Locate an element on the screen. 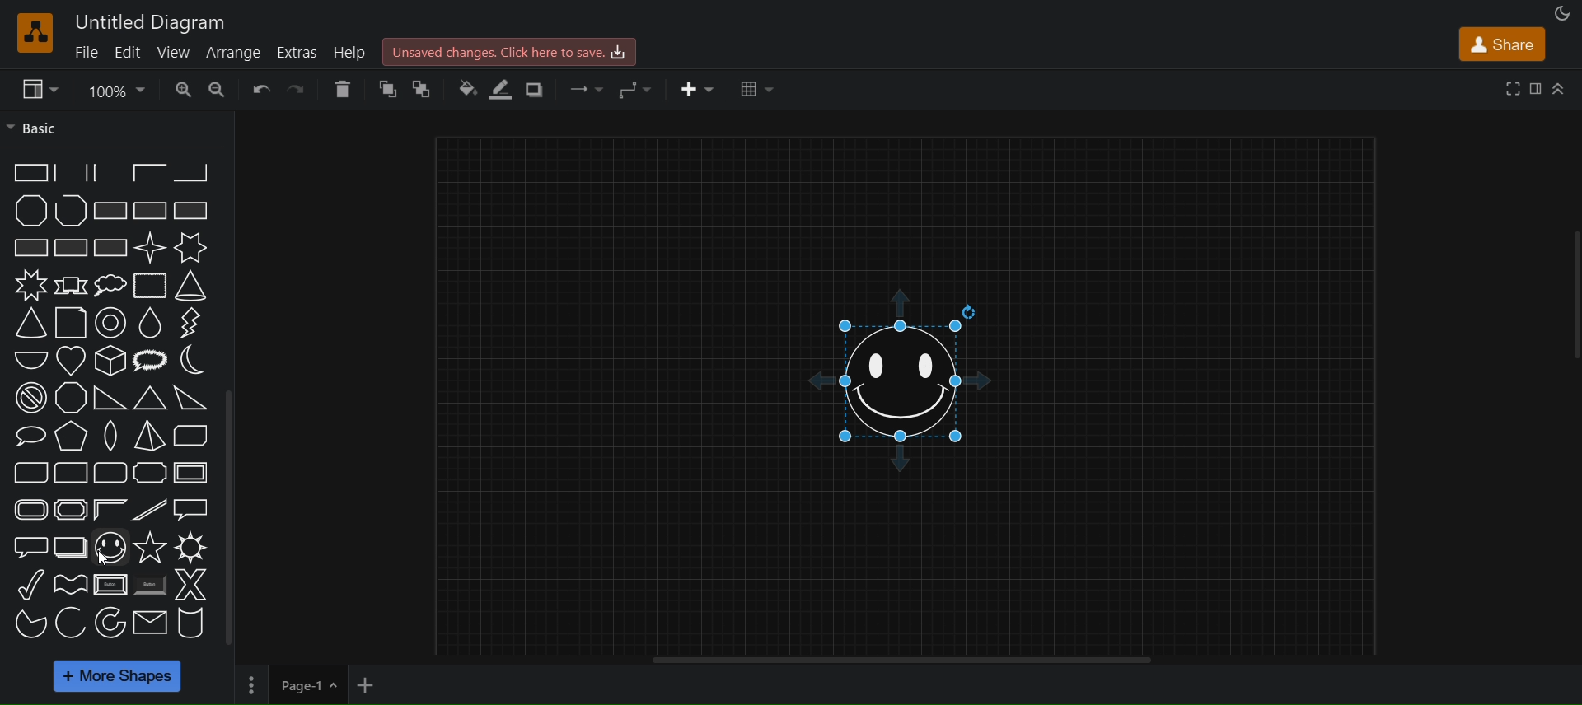 This screenshot has height=705, width=1582. rectangle with diagonal fill is located at coordinates (109, 212).